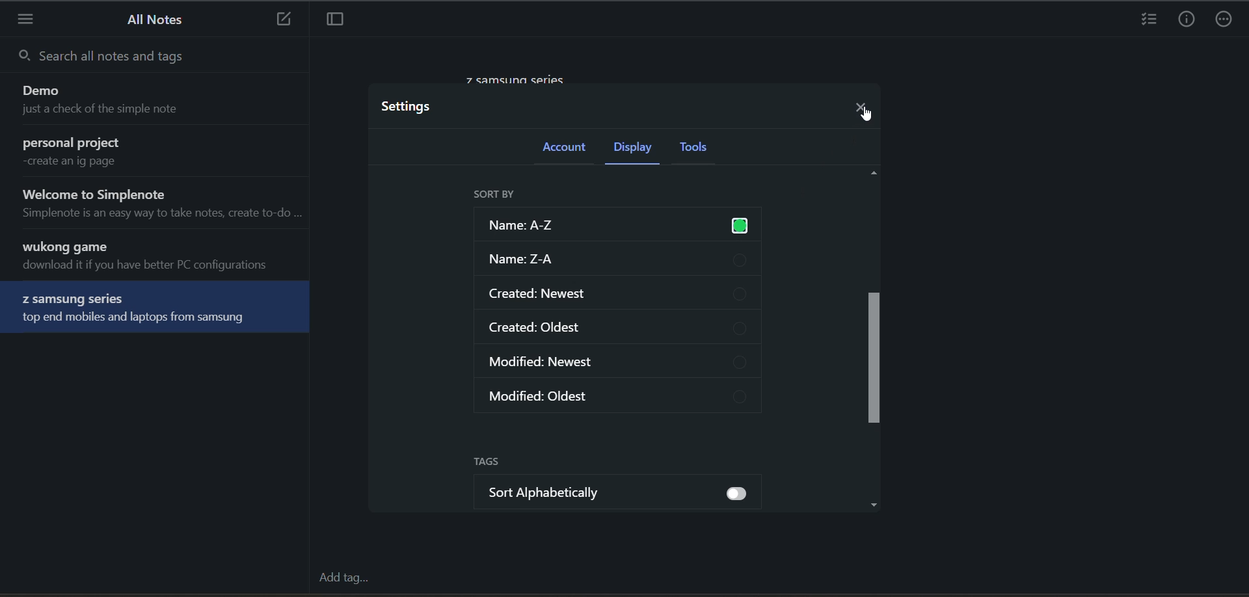 Image resolution: width=1249 pixels, height=597 pixels. What do you see at coordinates (867, 113) in the screenshot?
I see `cursor` at bounding box center [867, 113].